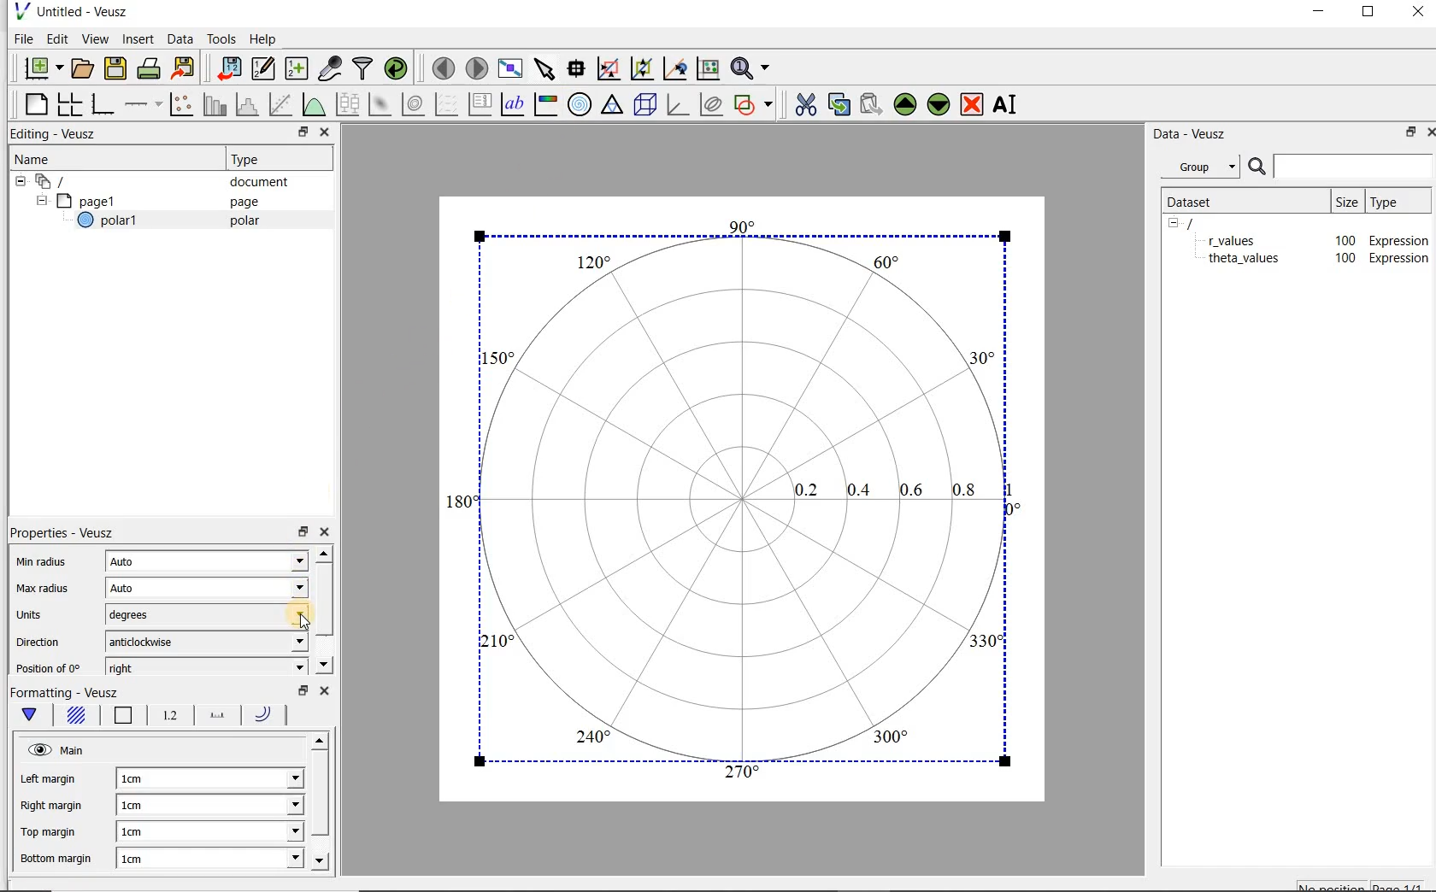 The image size is (1436, 892). Describe the element at coordinates (803, 103) in the screenshot. I see `cut the selected widget` at that location.